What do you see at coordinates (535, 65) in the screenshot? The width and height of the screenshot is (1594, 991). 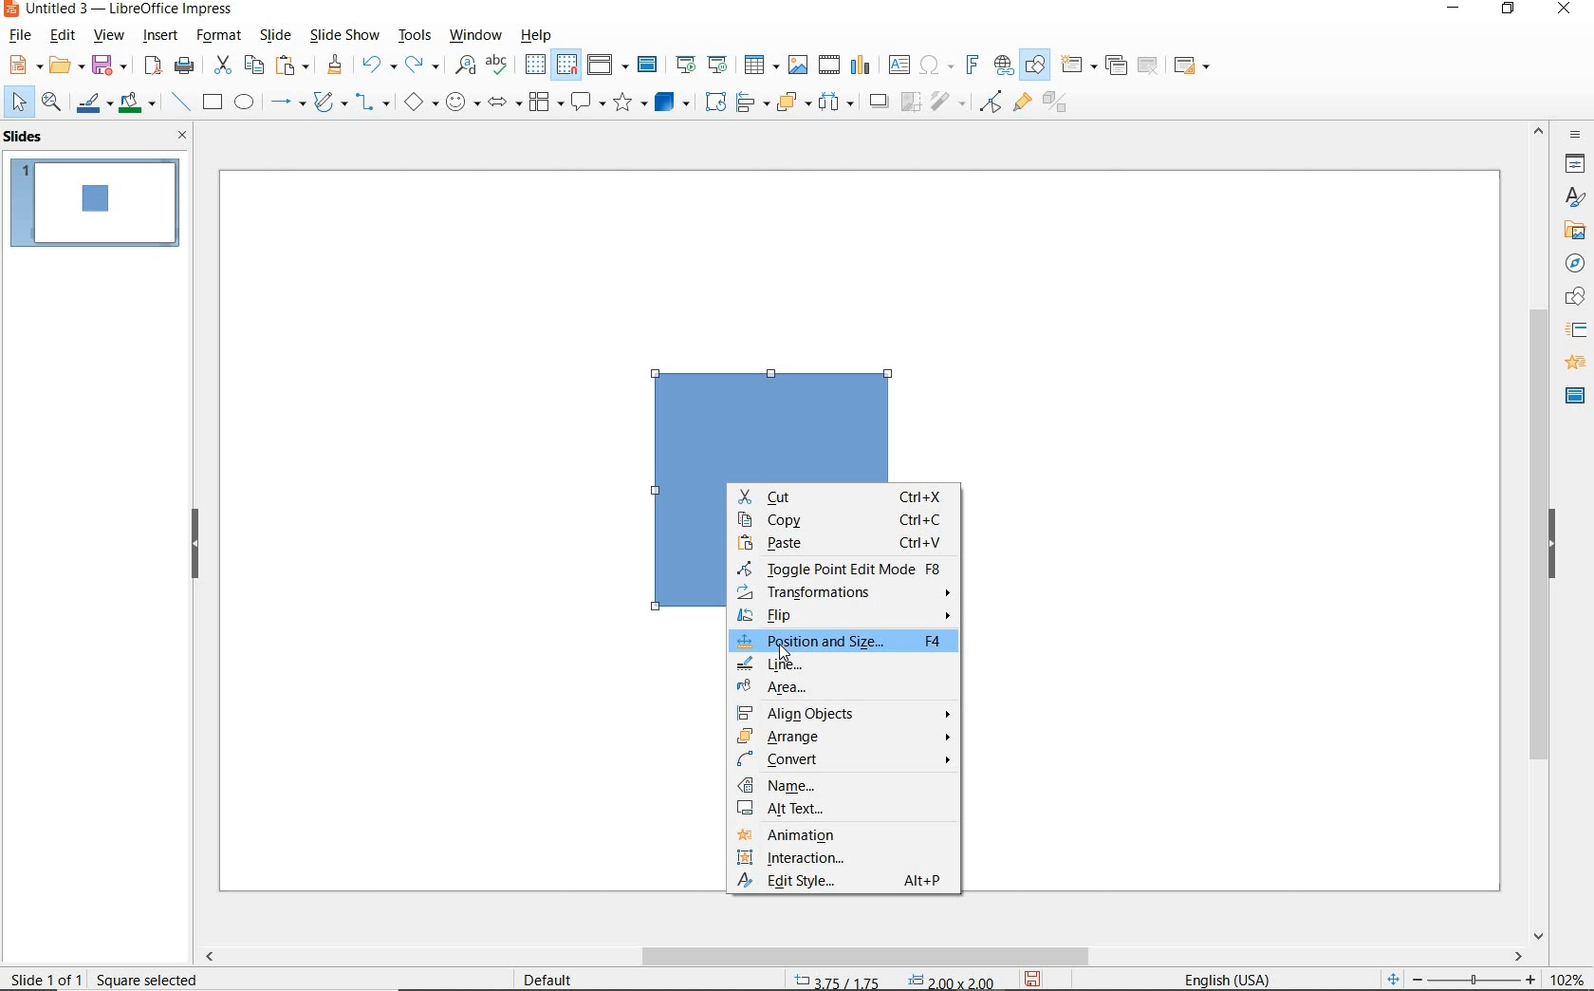 I see `display grid` at bounding box center [535, 65].